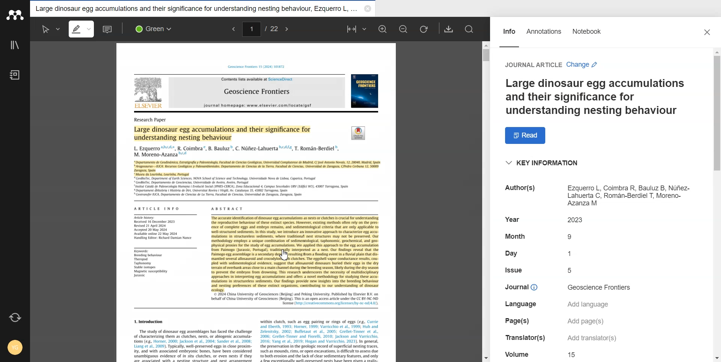 This screenshot has height=362, width=721. Describe the element at coordinates (49, 28) in the screenshot. I see `Select text` at that location.